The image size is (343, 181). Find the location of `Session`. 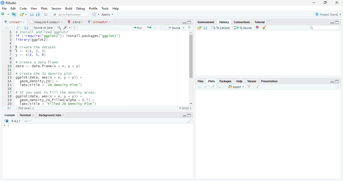

Session is located at coordinates (56, 9).